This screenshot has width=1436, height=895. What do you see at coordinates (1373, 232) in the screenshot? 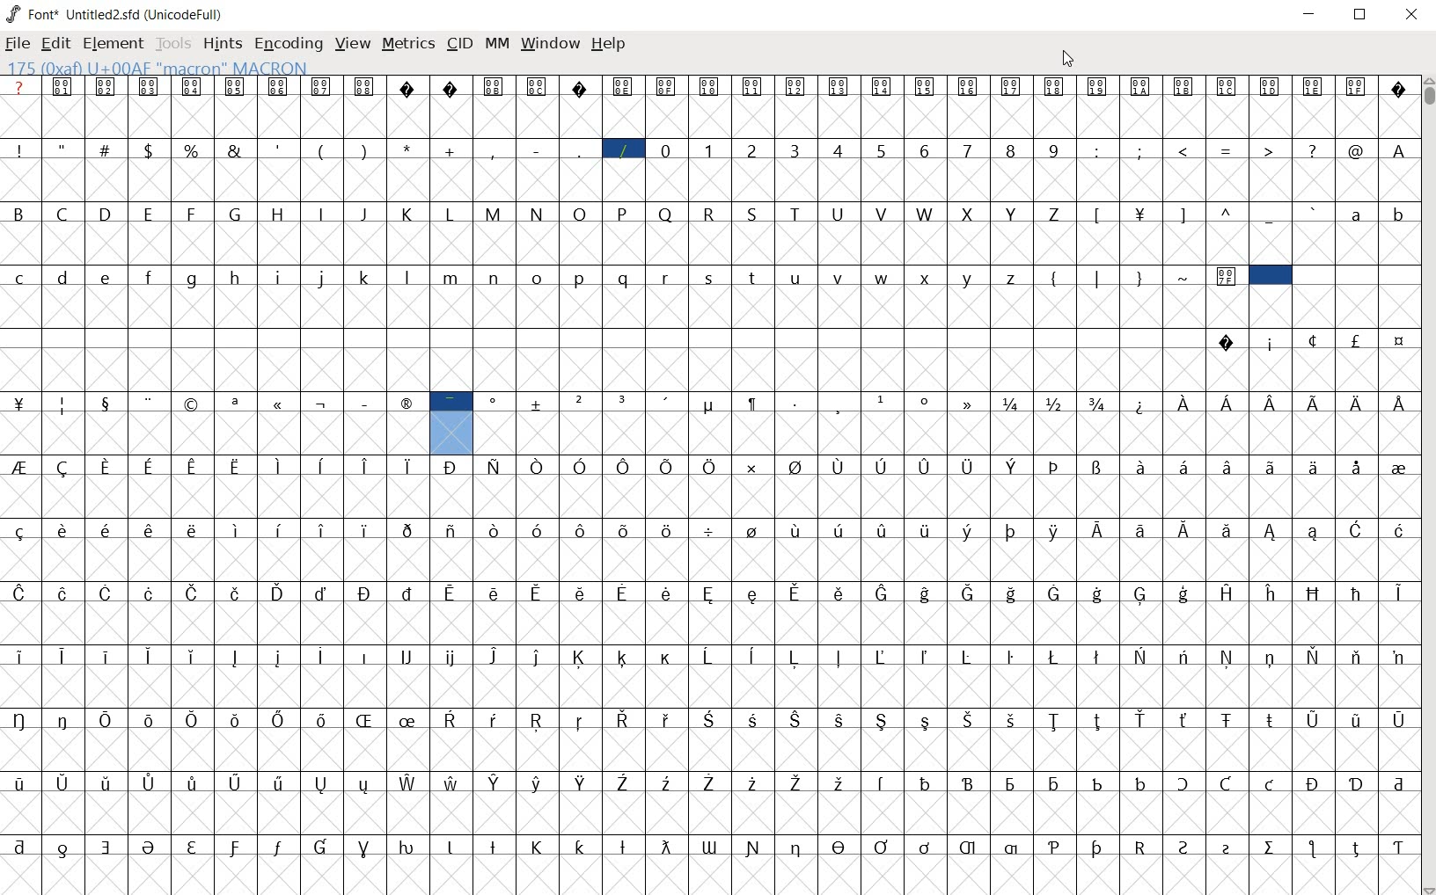
I see `alphabets` at bounding box center [1373, 232].